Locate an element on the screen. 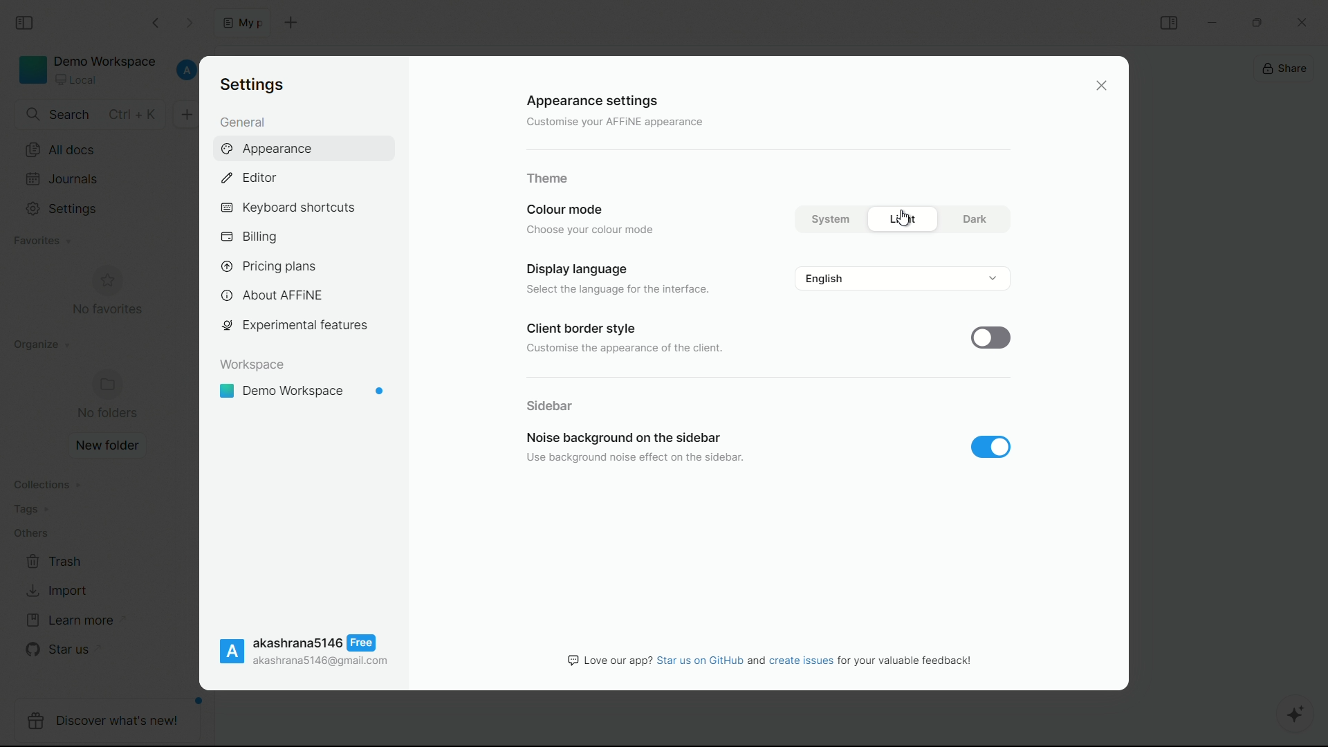  theme is located at coordinates (547, 178).